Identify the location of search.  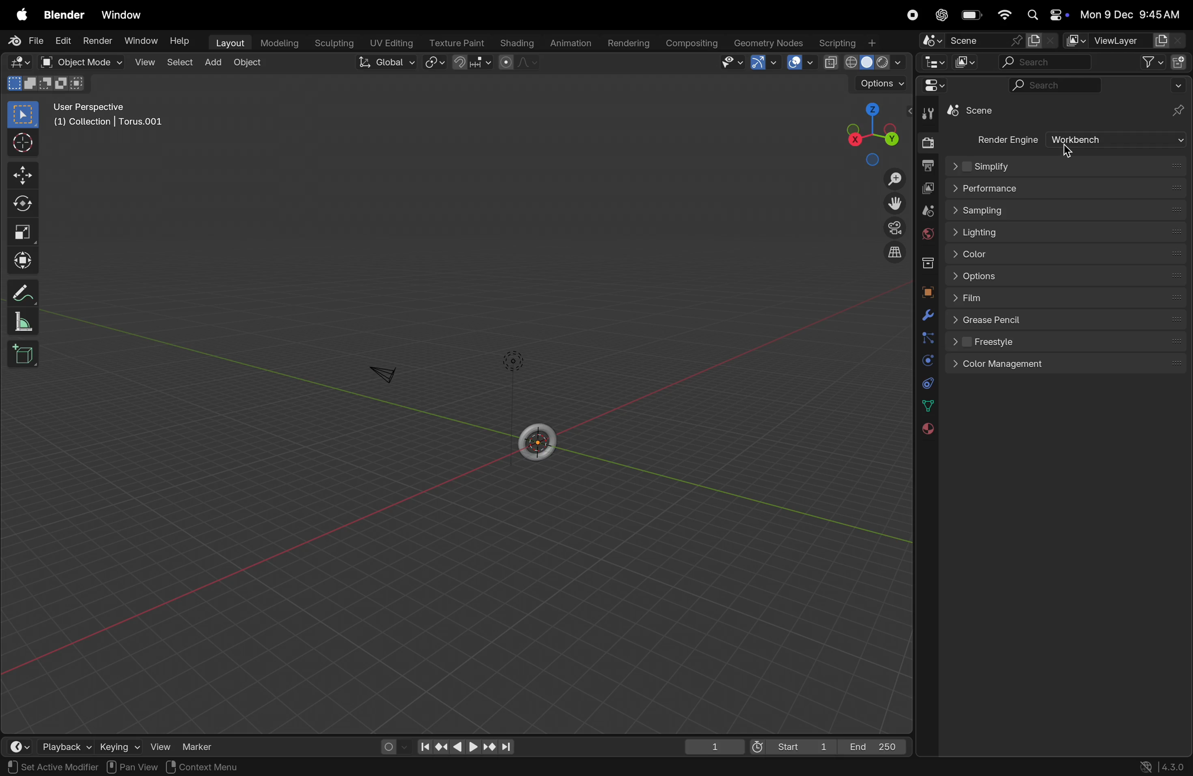
(1052, 85).